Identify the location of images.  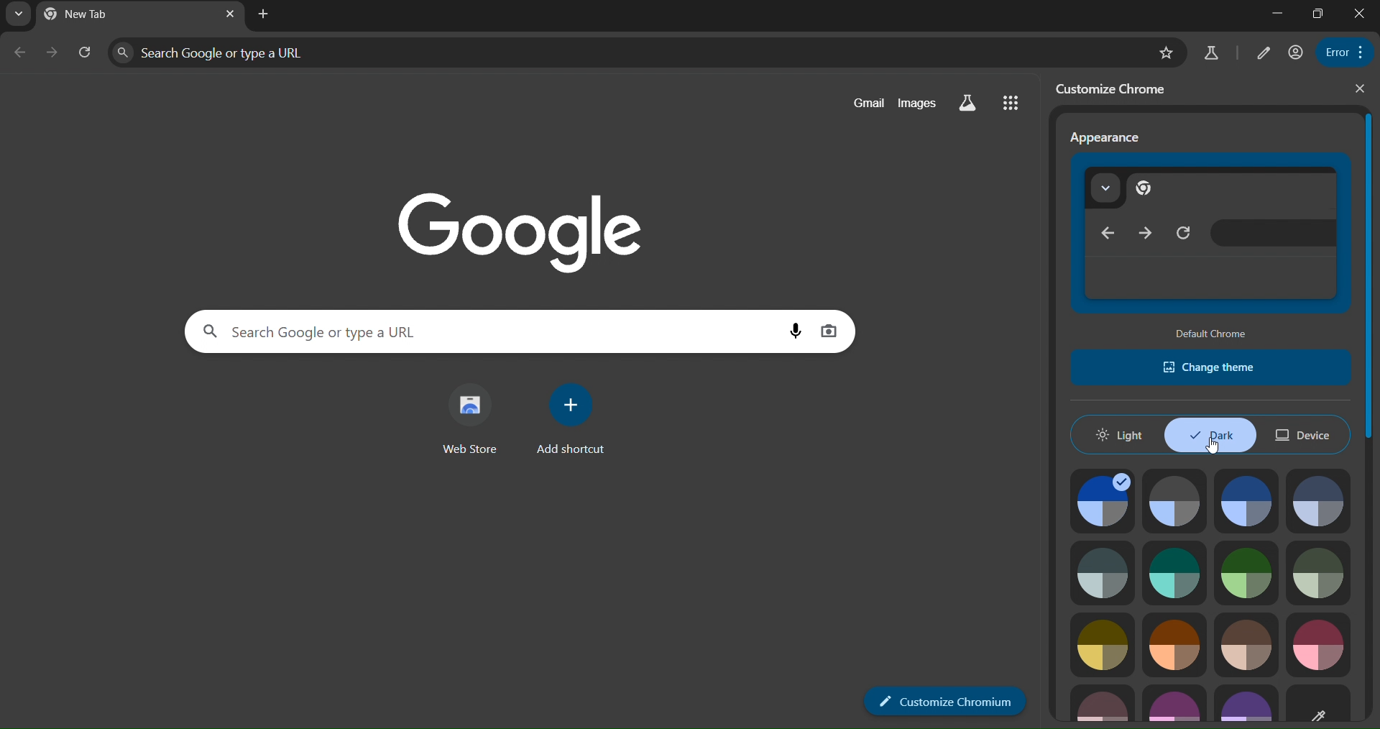
(919, 102).